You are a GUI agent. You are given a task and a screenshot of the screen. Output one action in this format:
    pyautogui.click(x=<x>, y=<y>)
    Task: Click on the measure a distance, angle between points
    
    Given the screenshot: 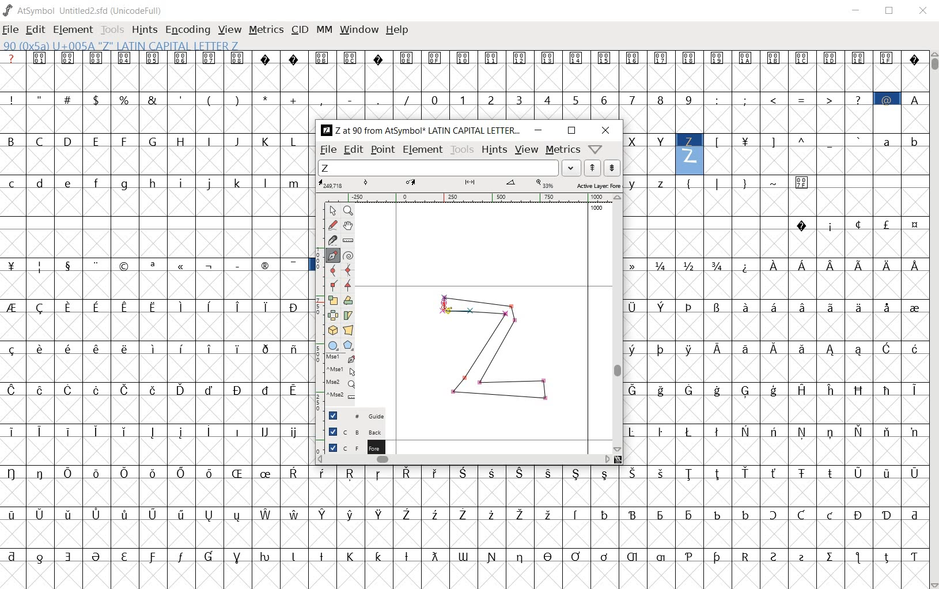 What is the action you would take?
    pyautogui.click(x=347, y=240)
    